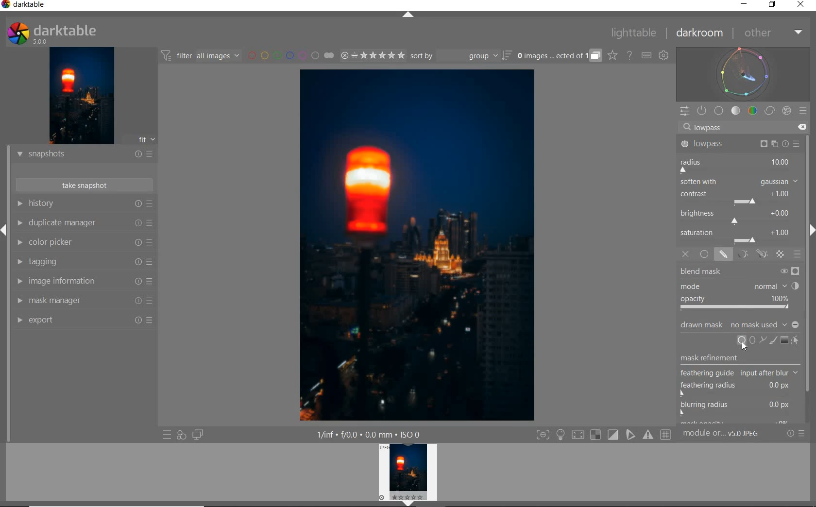 Image resolution: width=816 pixels, height=507 pixels. Describe the element at coordinates (738, 198) in the screenshot. I see `CONTRAST` at that location.